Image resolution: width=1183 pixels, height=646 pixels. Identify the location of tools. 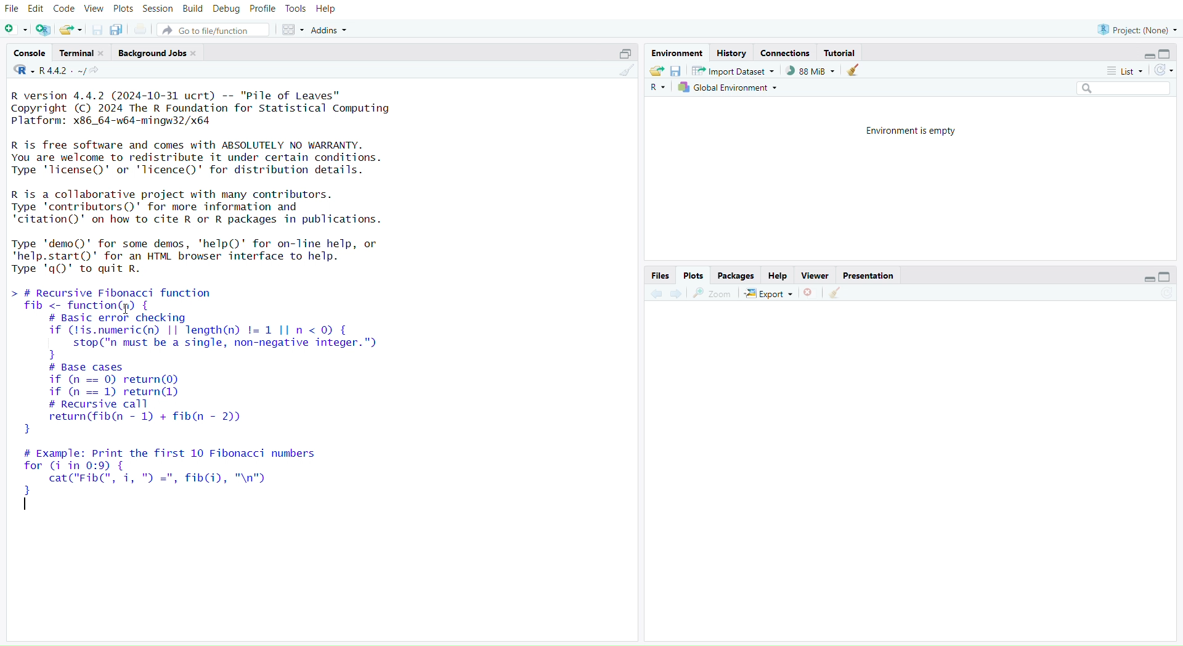
(295, 9).